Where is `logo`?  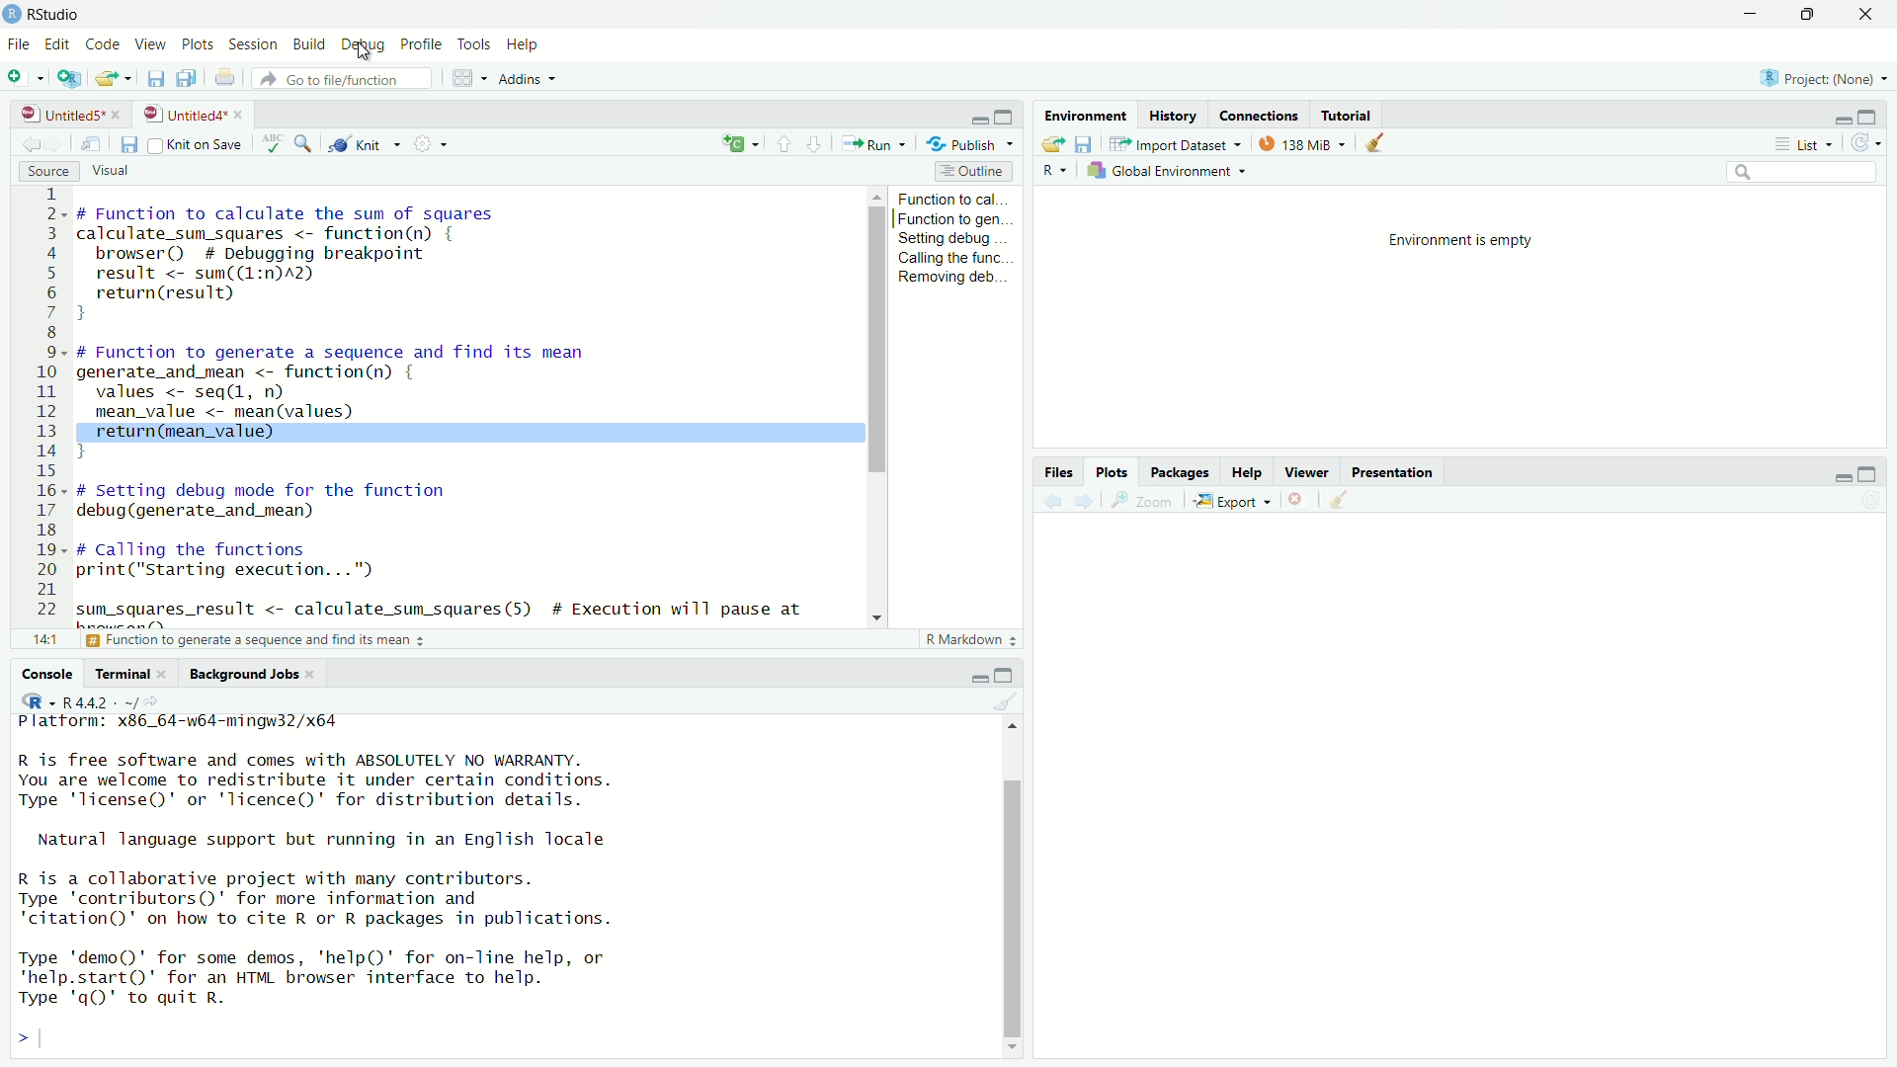 logo is located at coordinates (13, 15).